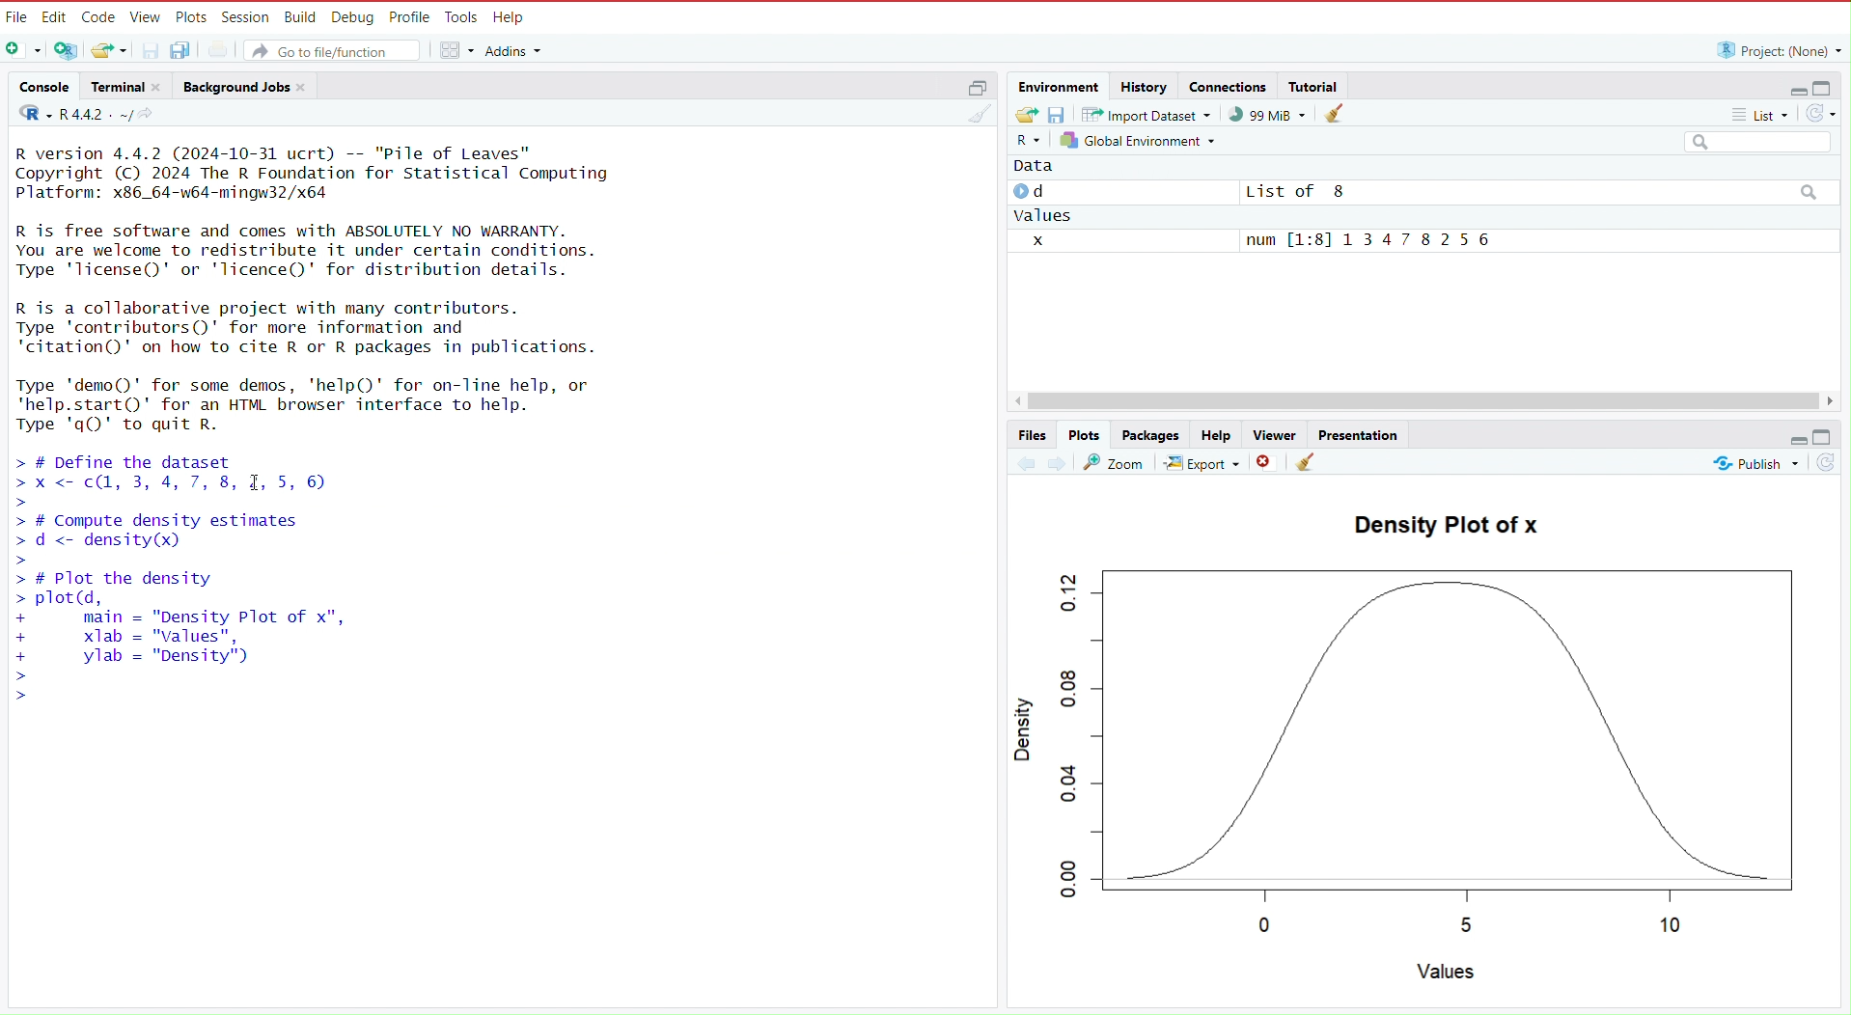  I want to click on global environment, so click(1141, 145).